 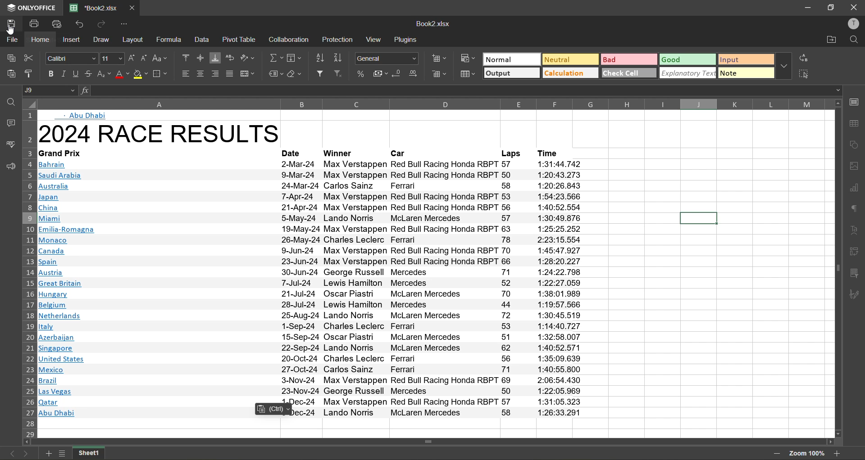 What do you see at coordinates (32, 57) in the screenshot?
I see `cut` at bounding box center [32, 57].